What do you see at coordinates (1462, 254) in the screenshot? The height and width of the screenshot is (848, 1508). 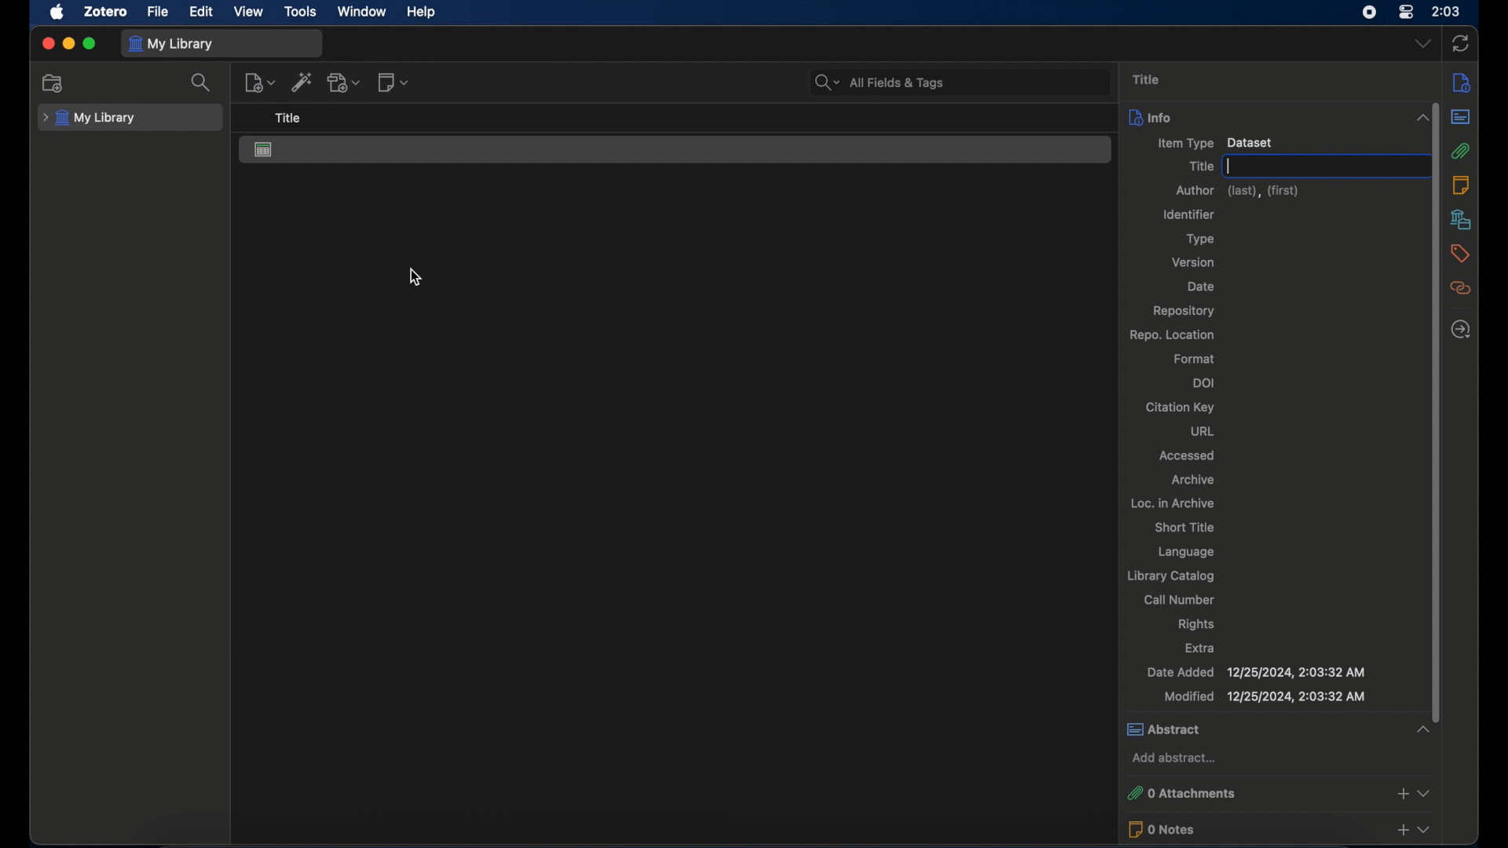 I see `tags` at bounding box center [1462, 254].